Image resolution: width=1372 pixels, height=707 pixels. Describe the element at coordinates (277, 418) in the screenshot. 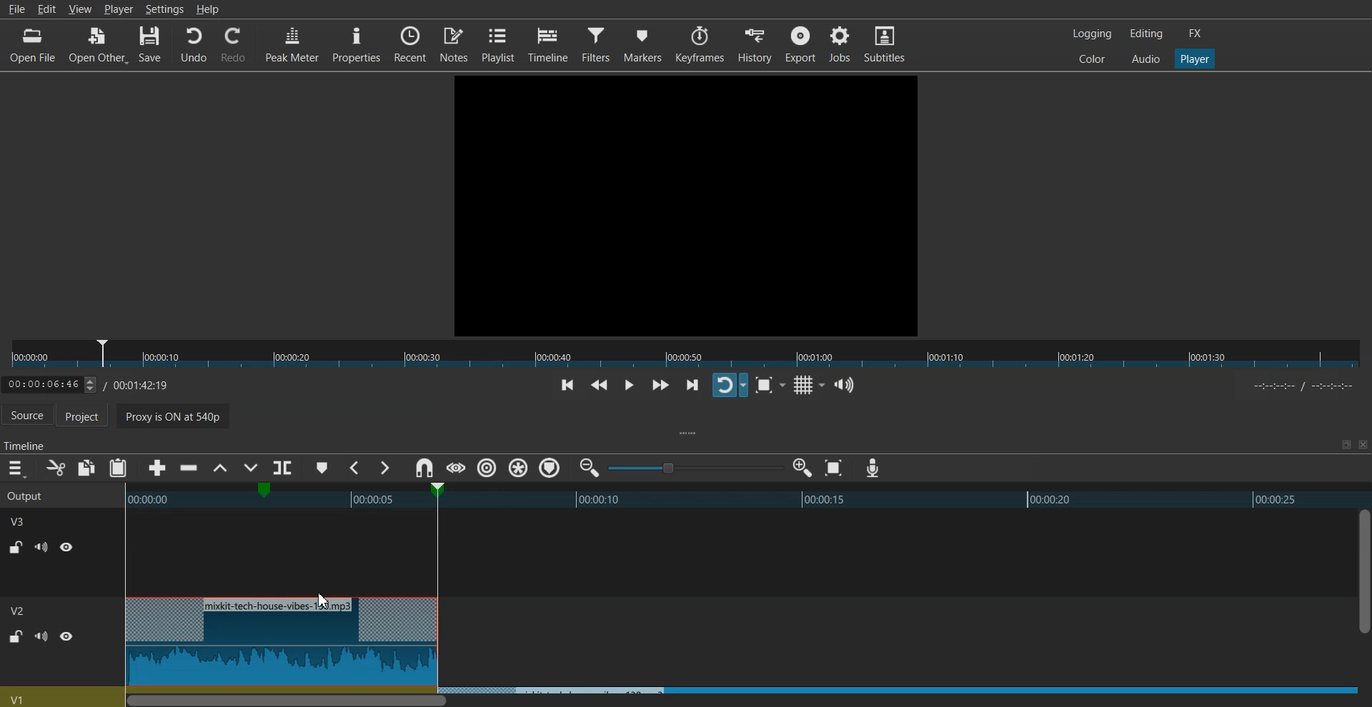

I see `Proxy is ON at 540p` at that location.